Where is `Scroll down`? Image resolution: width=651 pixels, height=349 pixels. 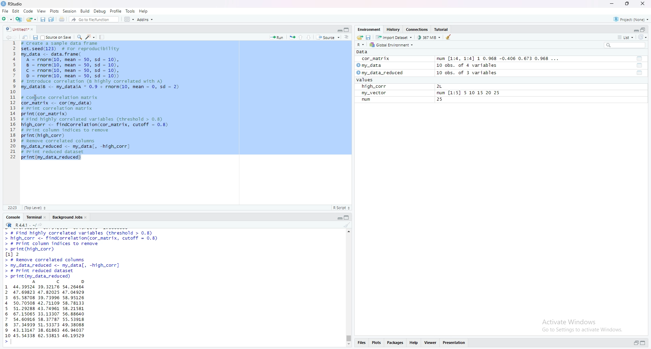
Scroll down is located at coordinates (350, 345).